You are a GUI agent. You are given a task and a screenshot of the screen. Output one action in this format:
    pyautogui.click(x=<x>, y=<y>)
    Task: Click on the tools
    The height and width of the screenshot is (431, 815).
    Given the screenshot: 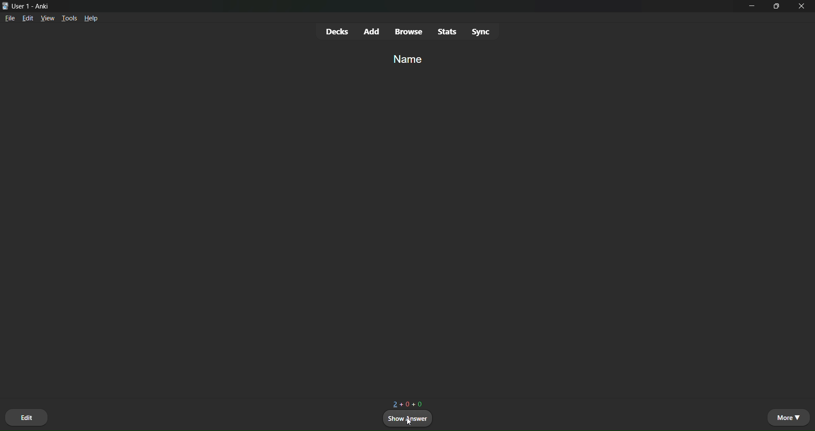 What is the action you would take?
    pyautogui.click(x=70, y=17)
    